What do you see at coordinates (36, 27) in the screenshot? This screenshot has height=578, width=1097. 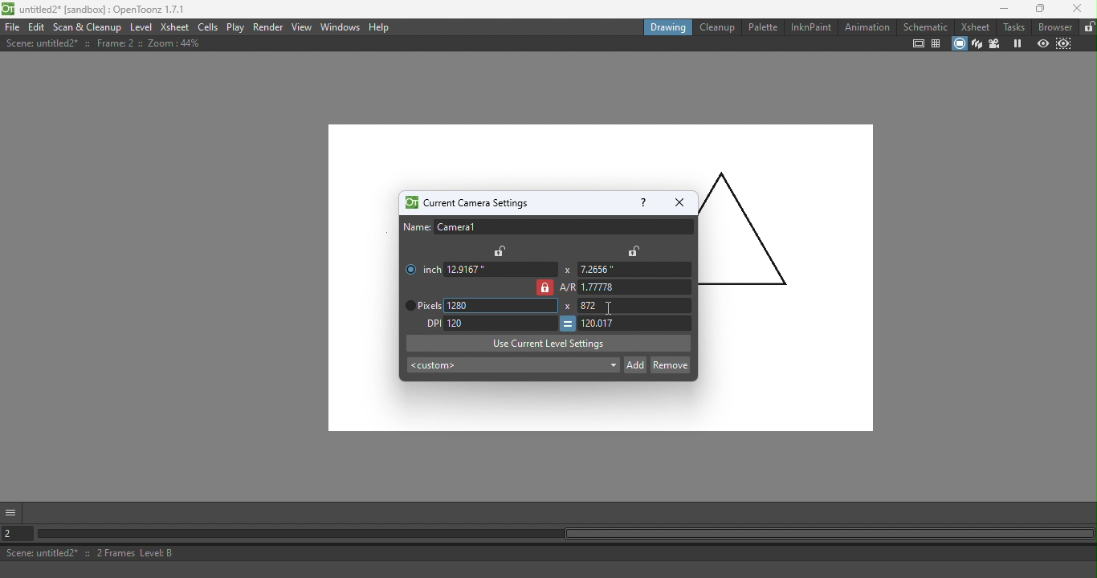 I see `Edit` at bounding box center [36, 27].